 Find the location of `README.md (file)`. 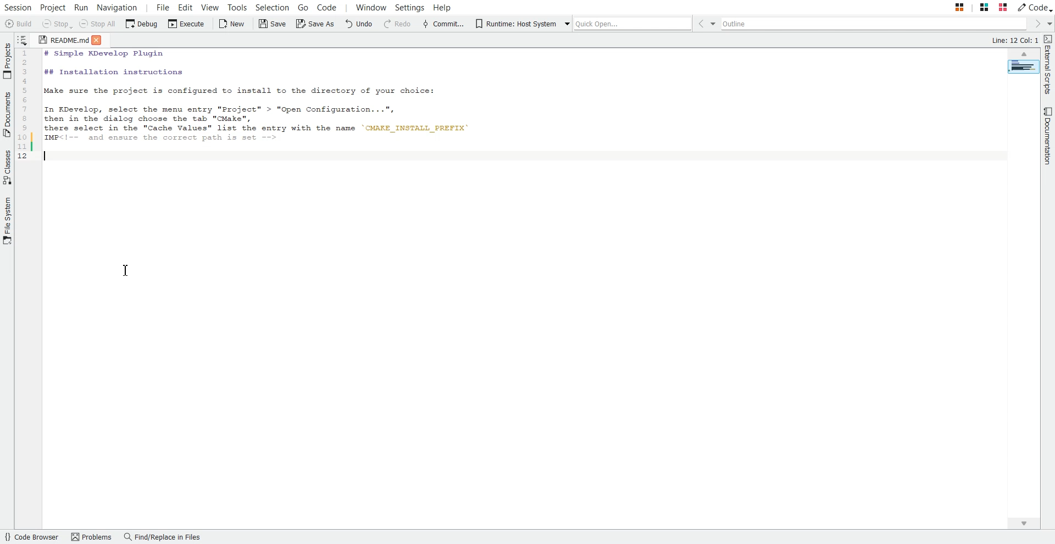

README.md (file) is located at coordinates (60, 40).